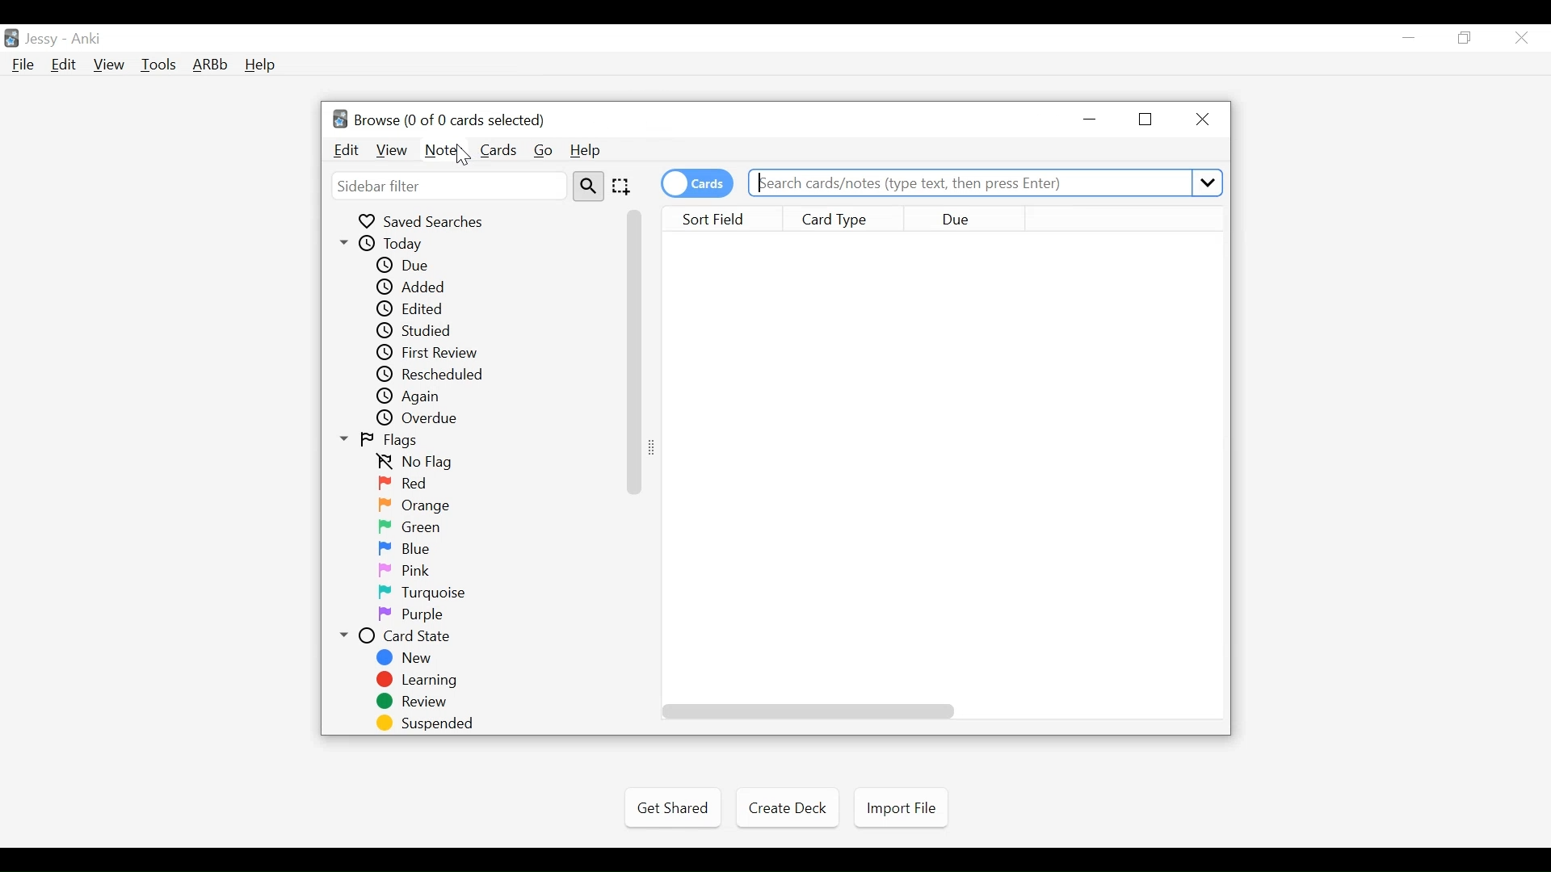 This screenshot has height=872, width=1551. Describe the element at coordinates (443, 152) in the screenshot. I see `Note` at that location.